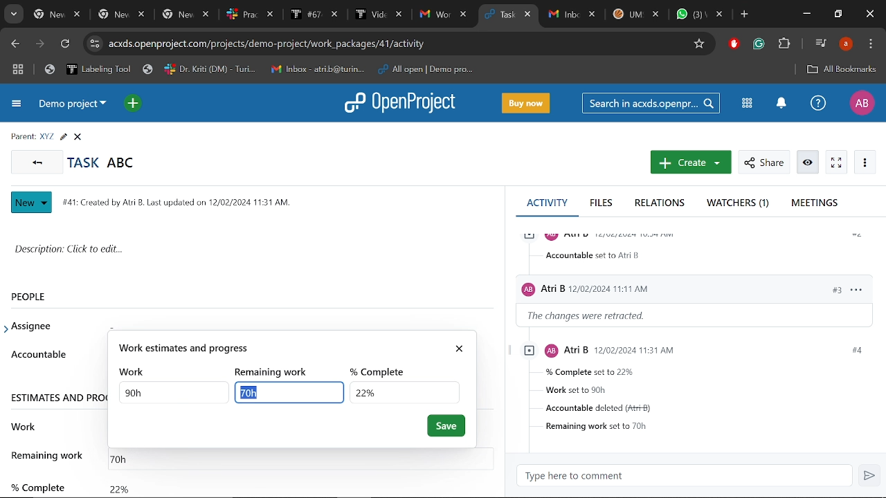 The image size is (886, 498). Describe the element at coordinates (734, 44) in the screenshot. I see `Addblock` at that location.